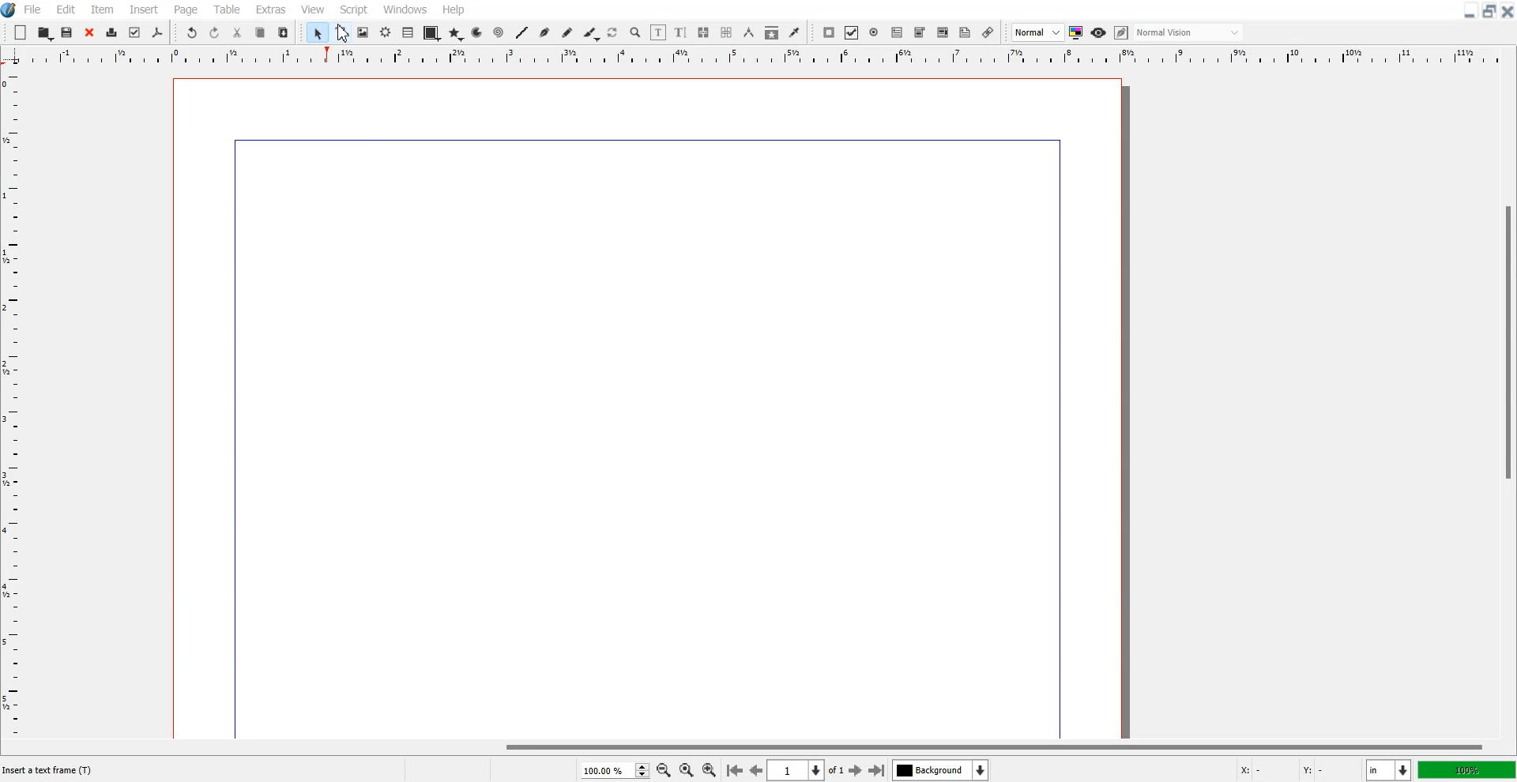 Image resolution: width=1517 pixels, height=782 pixels. What do you see at coordinates (363, 32) in the screenshot?
I see `Image Frame` at bounding box center [363, 32].